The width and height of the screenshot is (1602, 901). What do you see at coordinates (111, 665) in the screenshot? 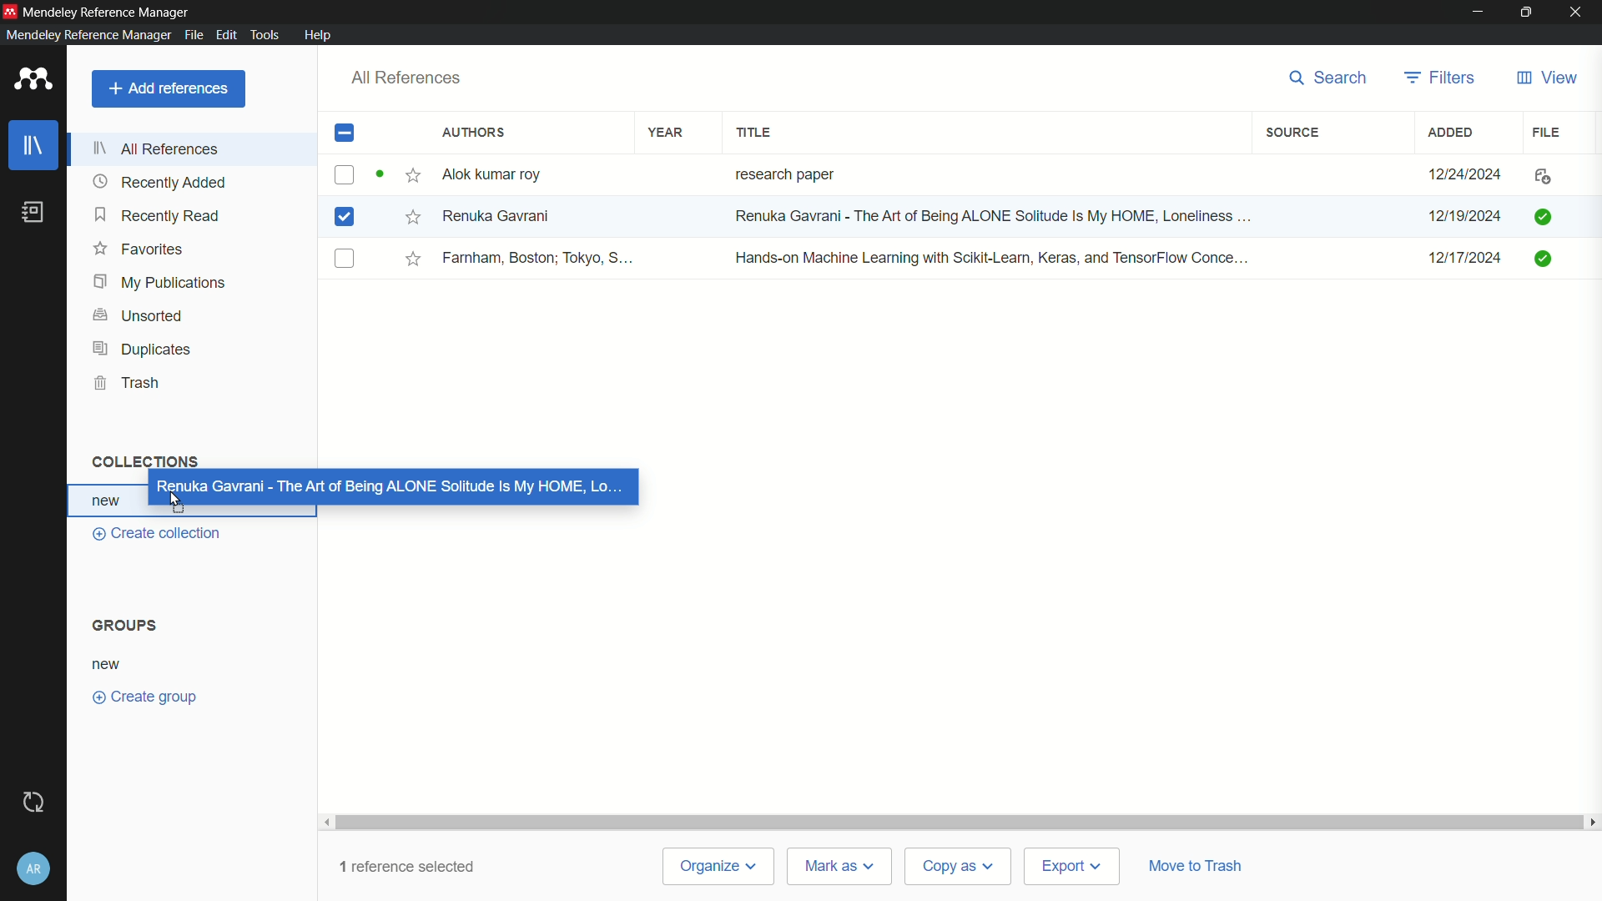
I see `new` at bounding box center [111, 665].